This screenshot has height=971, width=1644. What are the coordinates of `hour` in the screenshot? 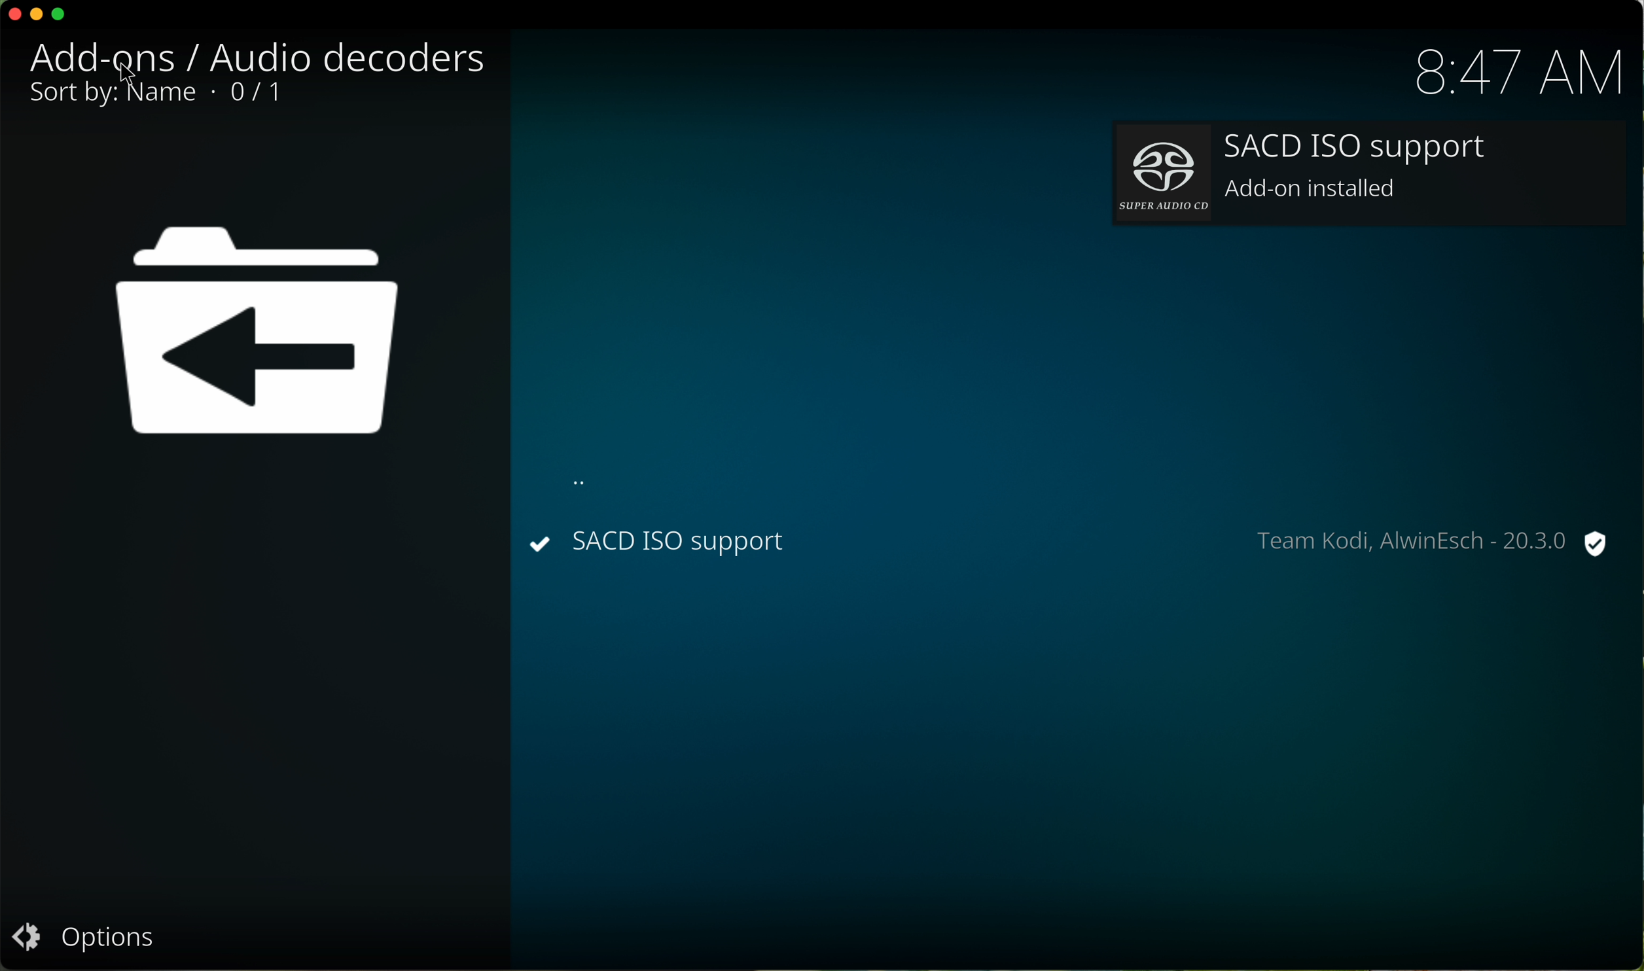 It's located at (1516, 70).